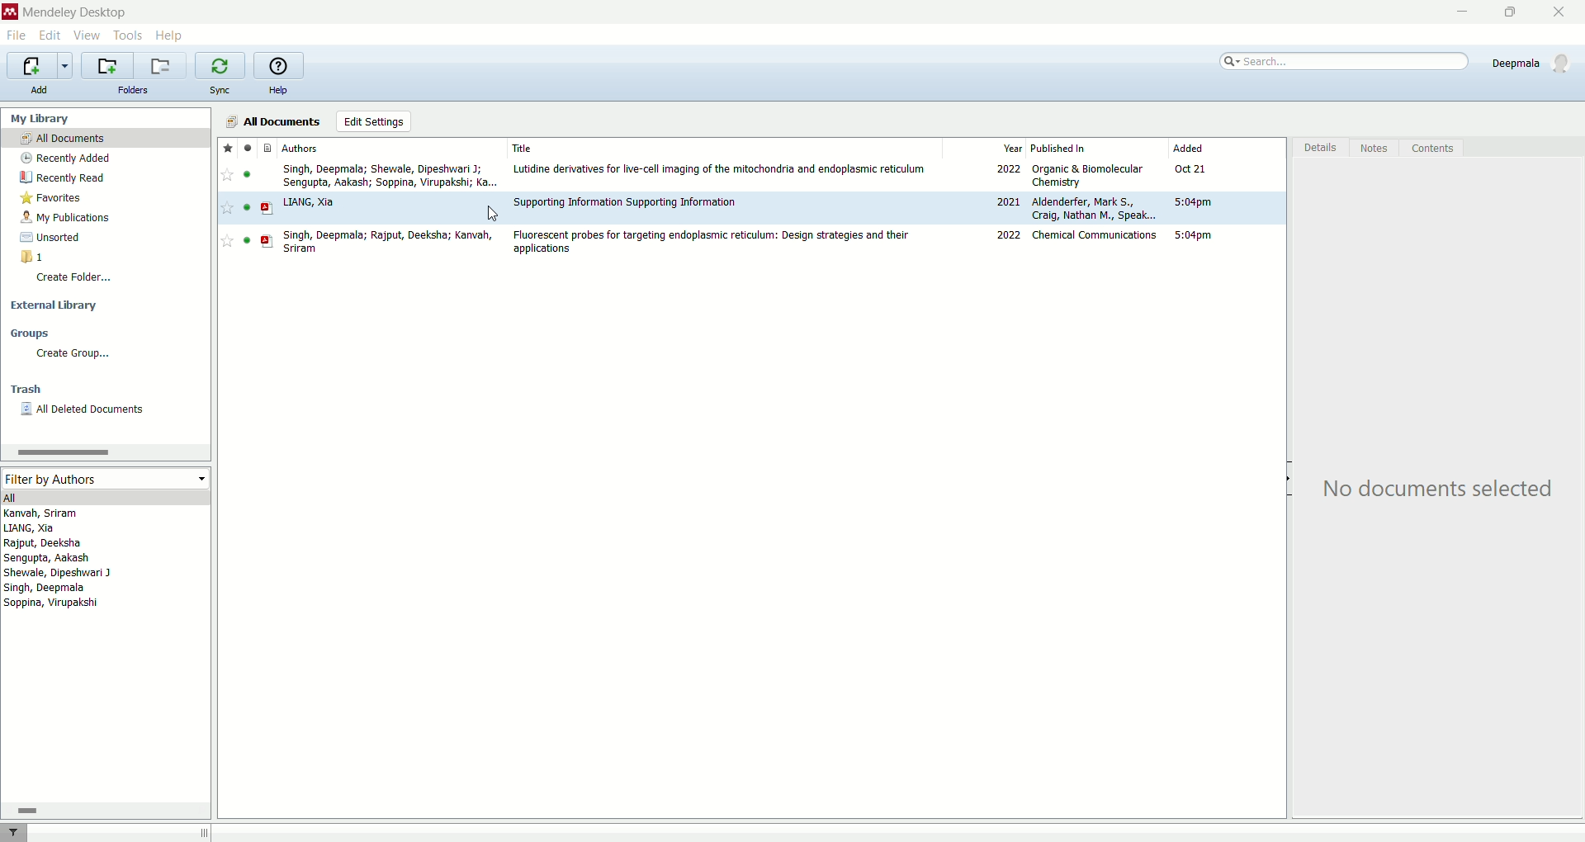 Image resolution: width=1585 pixels, height=842 pixels. What do you see at coordinates (1287, 478) in the screenshot?
I see `toggle hide/show` at bounding box center [1287, 478].